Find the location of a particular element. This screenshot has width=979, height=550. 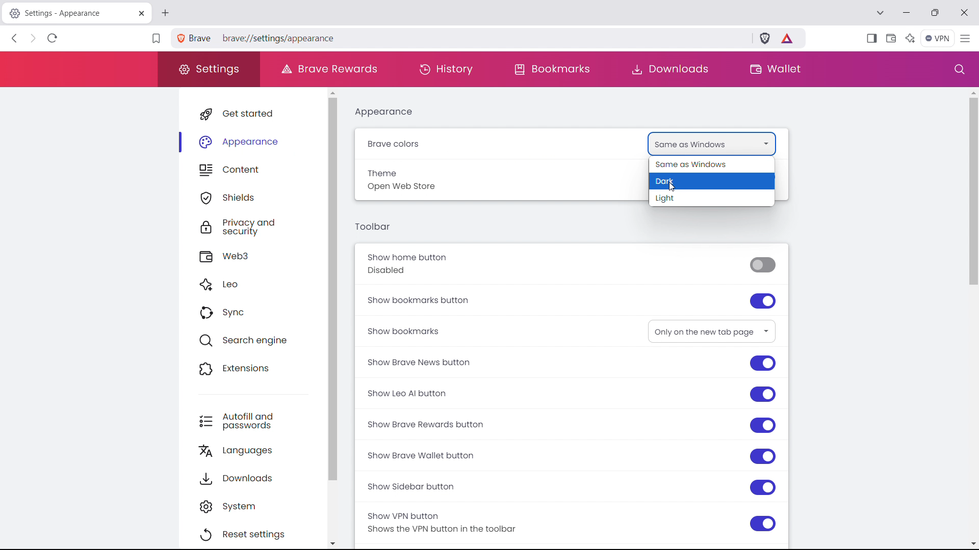

Show bookmarks is located at coordinates (418, 331).